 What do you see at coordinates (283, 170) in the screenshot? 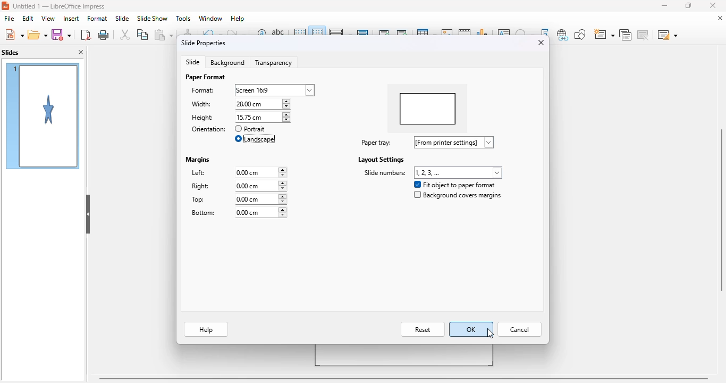
I see `increase left margin` at bounding box center [283, 170].